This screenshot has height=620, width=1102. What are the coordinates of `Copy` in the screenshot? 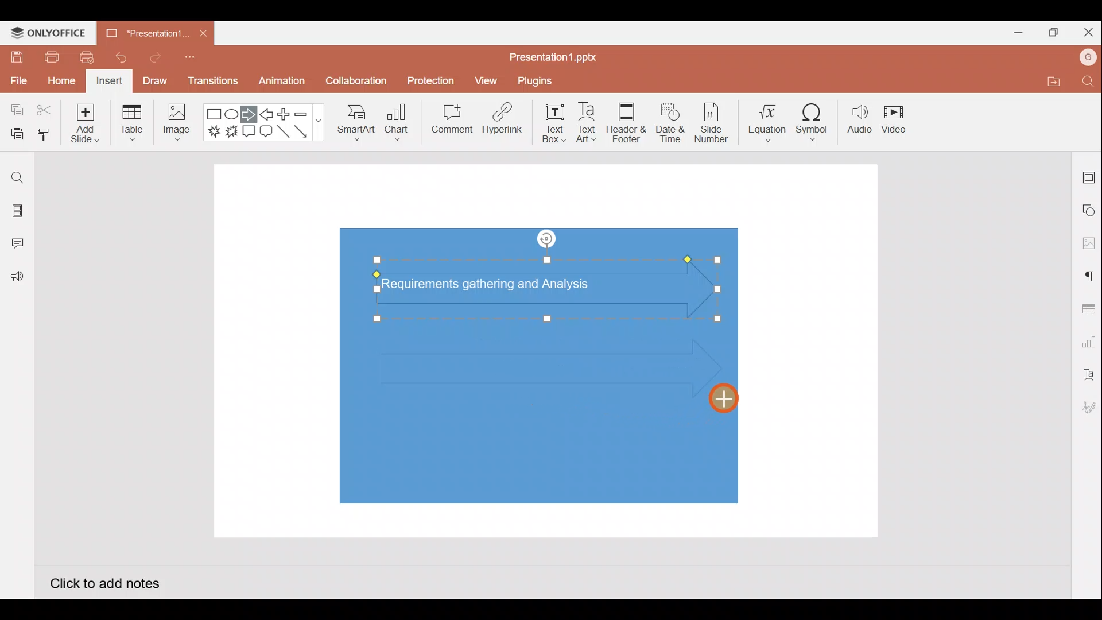 It's located at (15, 111).